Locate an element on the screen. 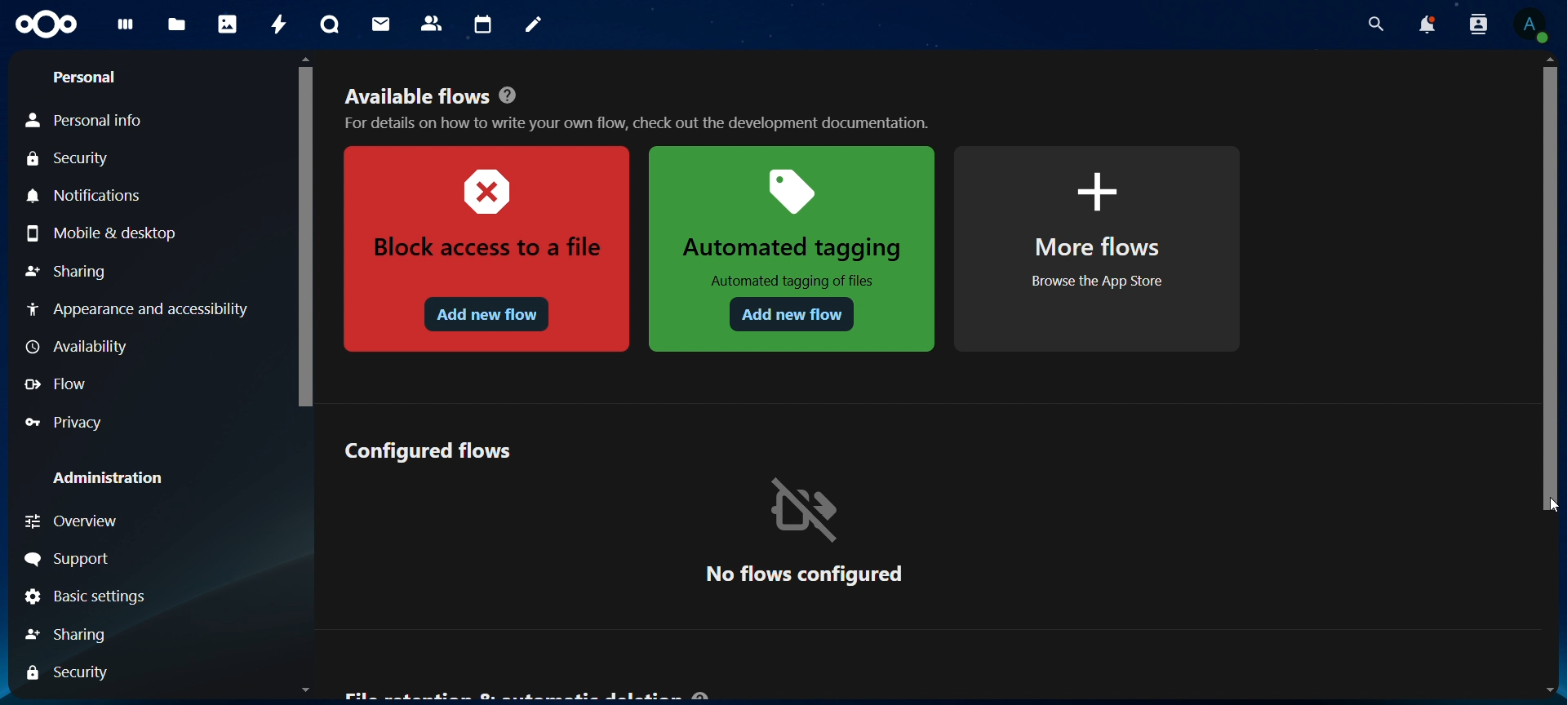 The height and width of the screenshot is (705, 1567). security is located at coordinates (73, 160).